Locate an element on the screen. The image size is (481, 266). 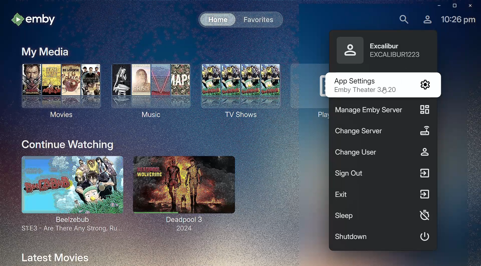
TV Shows is located at coordinates (238, 92).